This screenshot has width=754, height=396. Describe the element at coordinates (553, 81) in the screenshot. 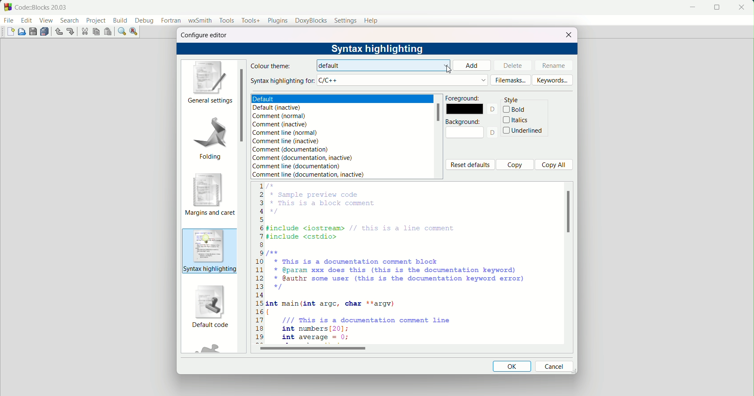

I see `keywords` at that location.